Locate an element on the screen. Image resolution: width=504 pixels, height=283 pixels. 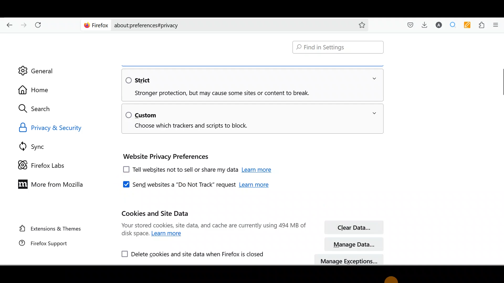
Strict is located at coordinates (143, 80).